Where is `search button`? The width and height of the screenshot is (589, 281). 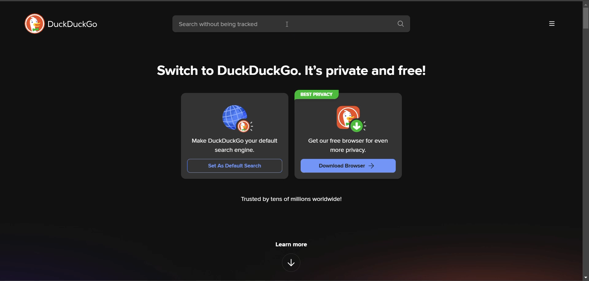 search button is located at coordinates (401, 25).